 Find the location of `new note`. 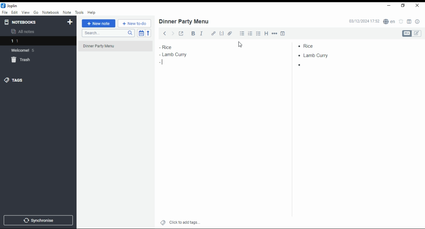

new note is located at coordinates (98, 23).